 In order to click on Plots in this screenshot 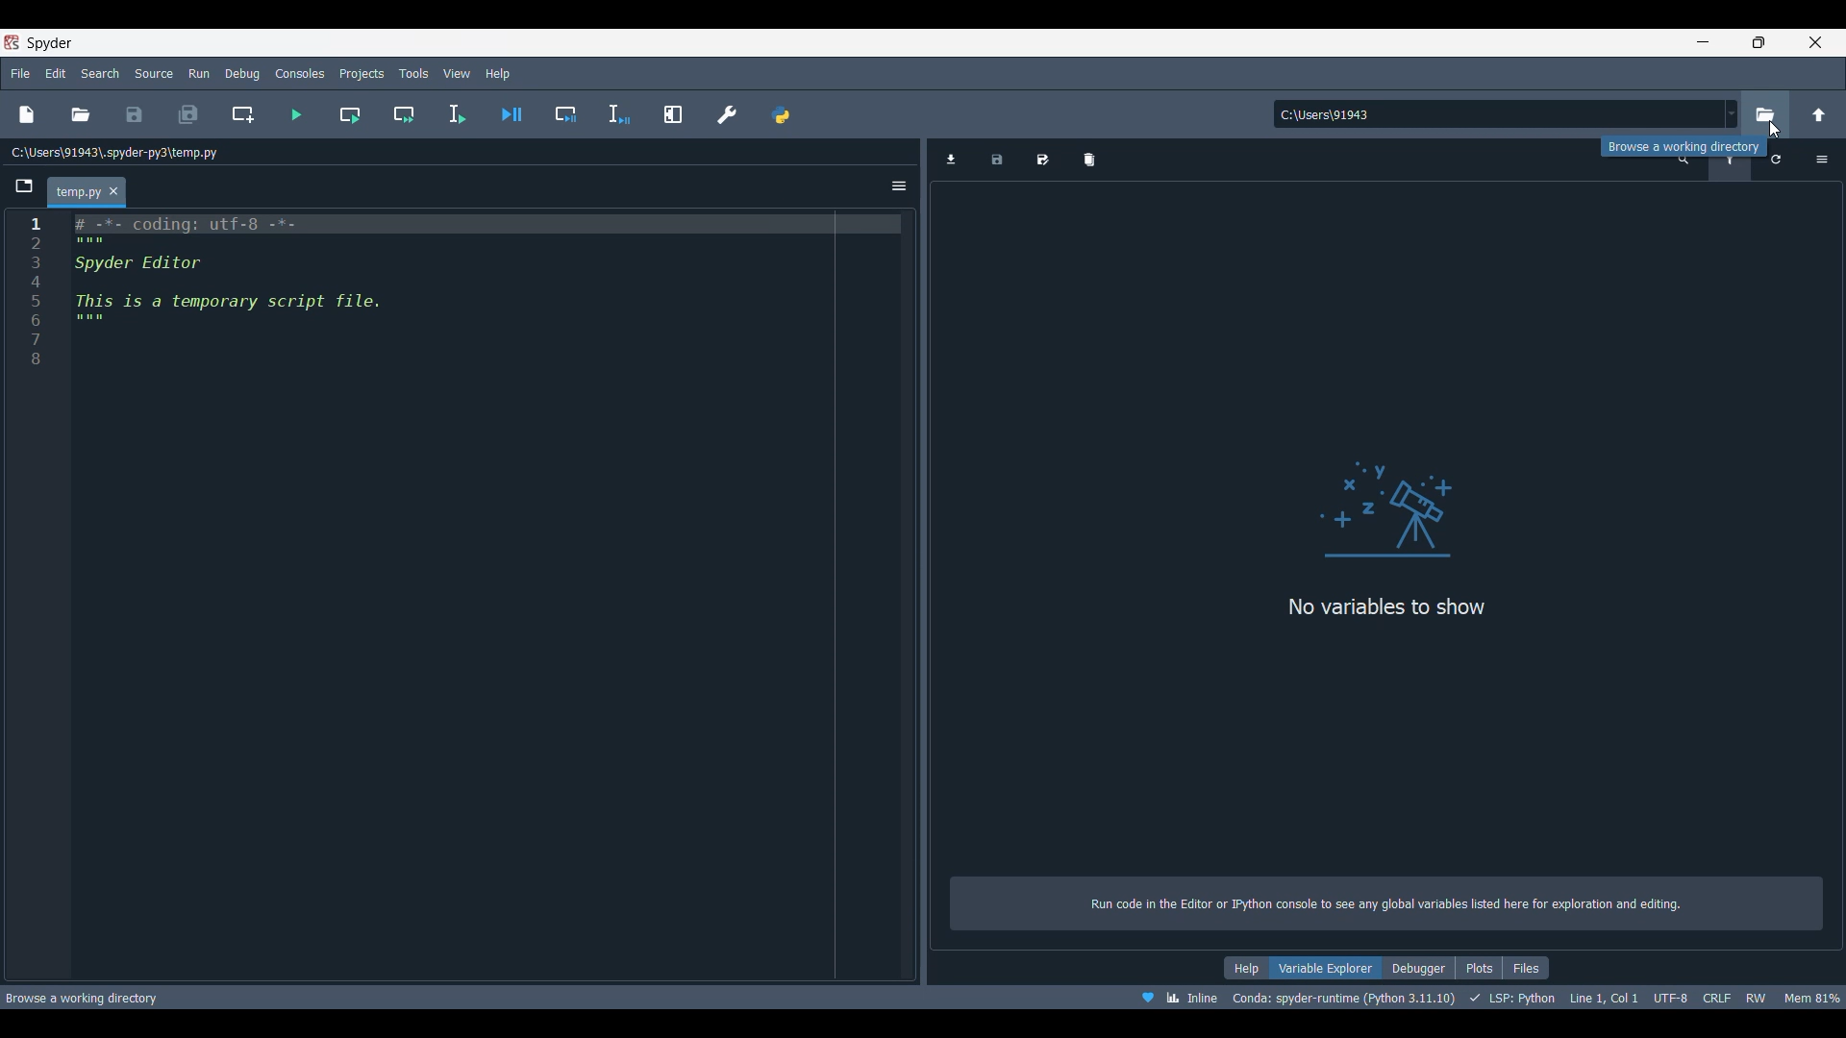, I will do `click(1479, 968)`.